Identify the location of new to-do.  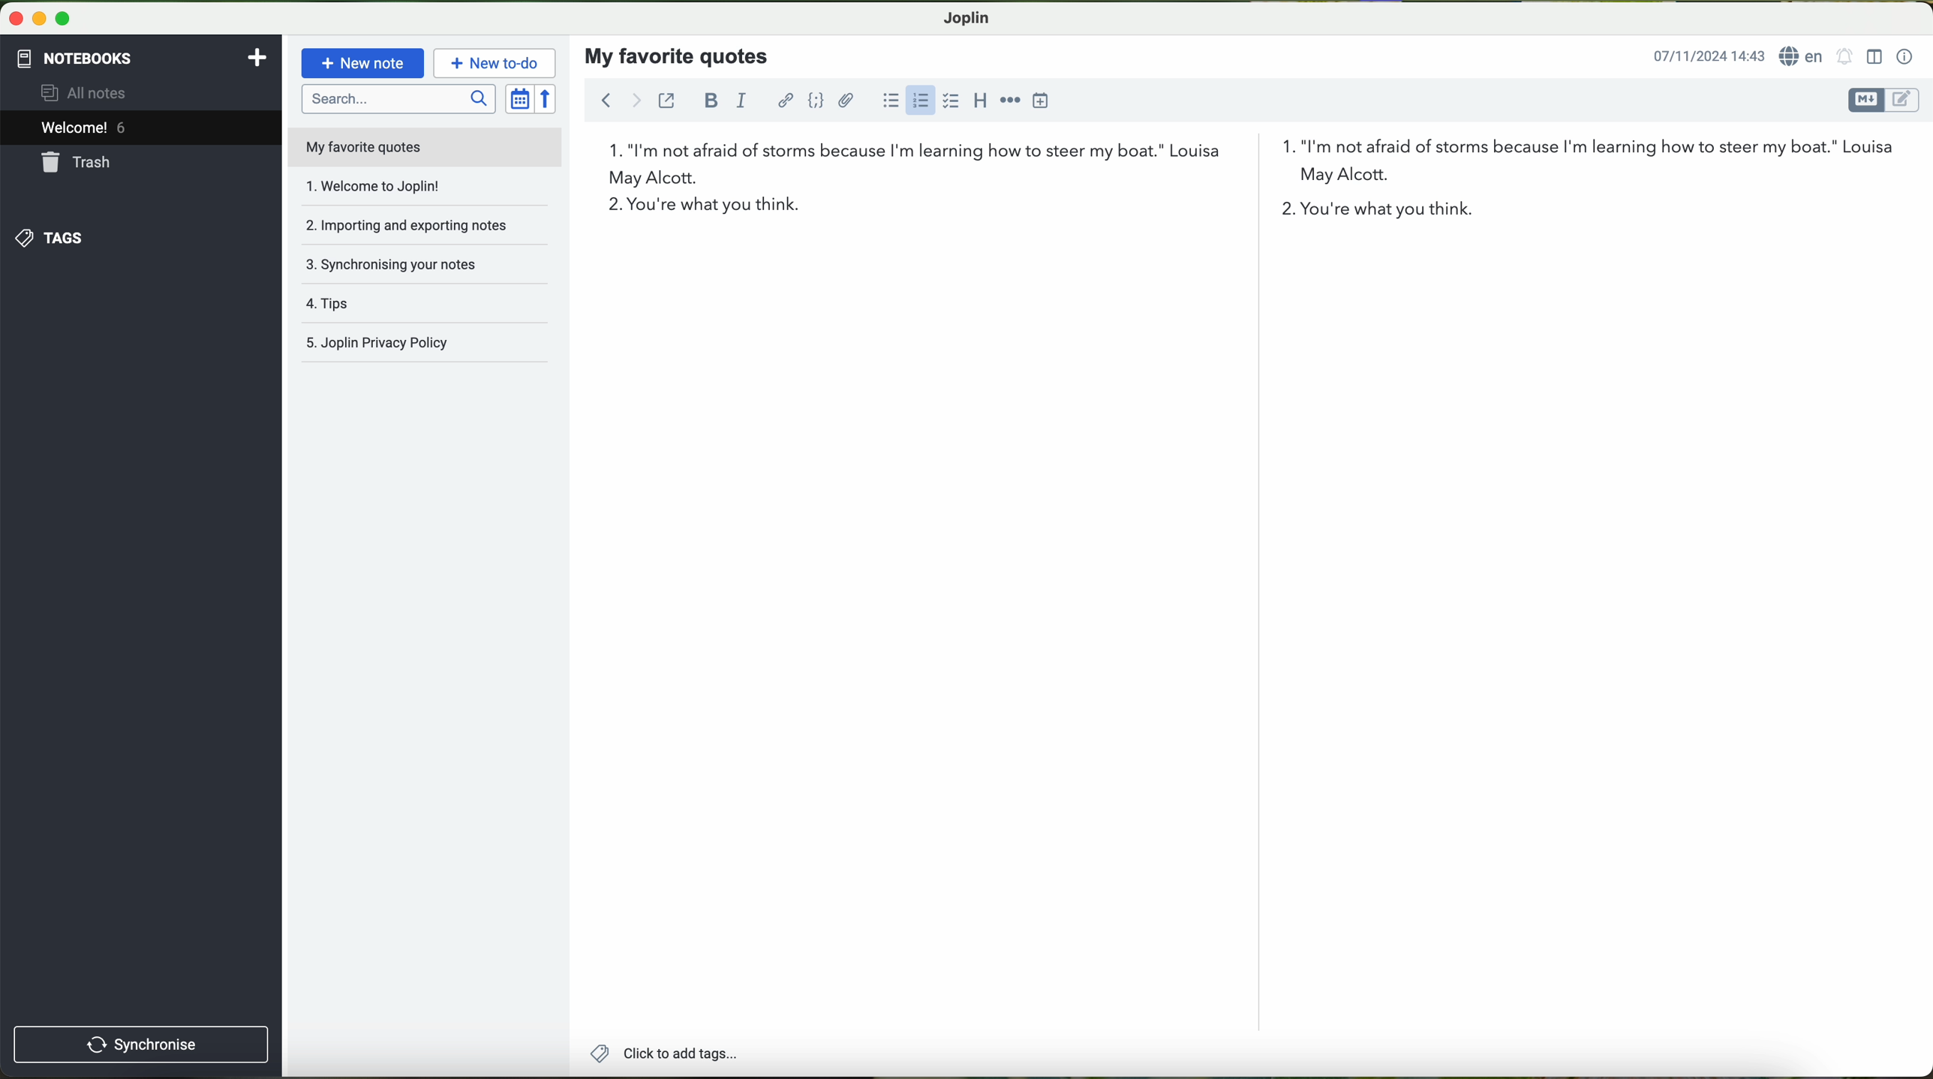
(497, 64).